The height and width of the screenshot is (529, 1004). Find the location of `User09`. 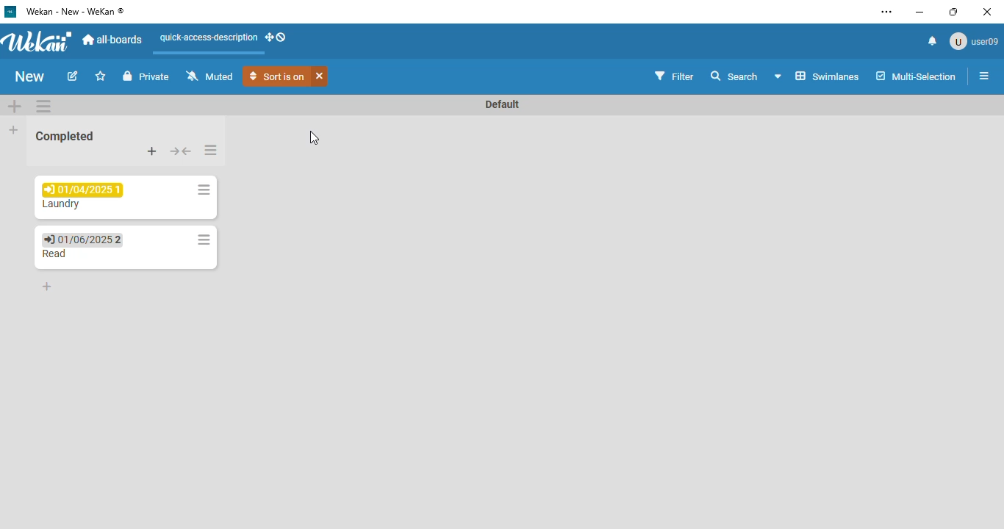

User09 is located at coordinates (973, 41).